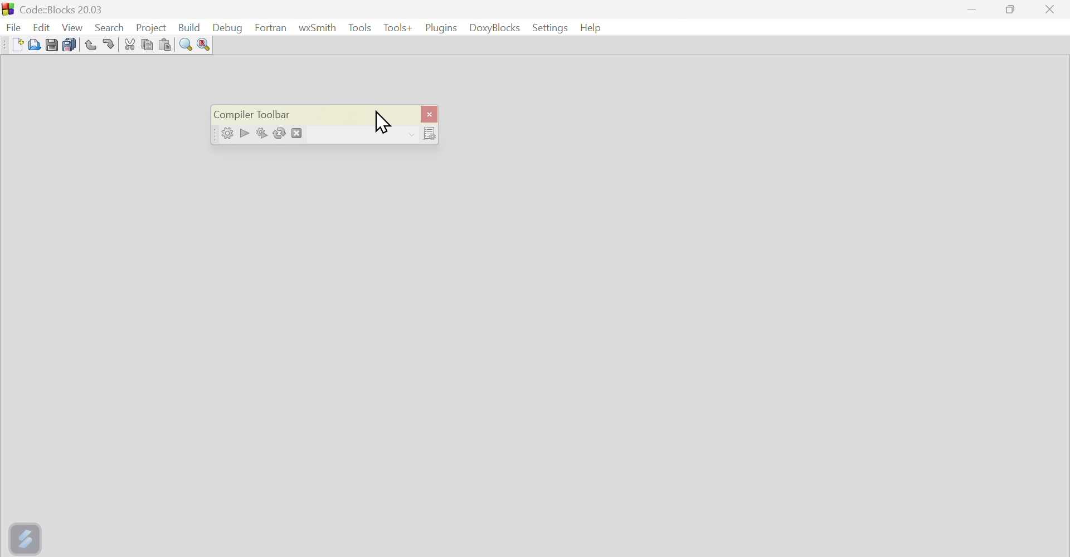  What do you see at coordinates (1050, 10) in the screenshot?
I see `Close` at bounding box center [1050, 10].